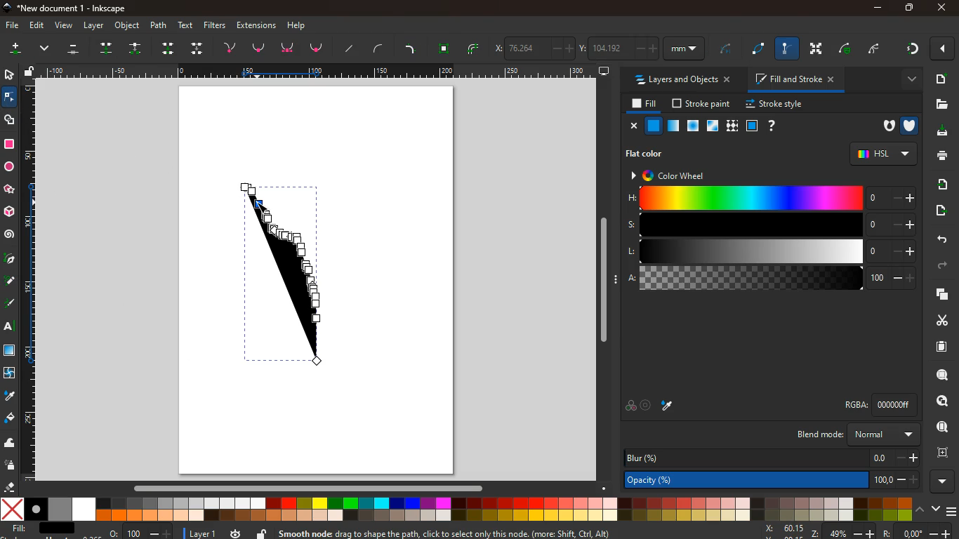 This screenshot has height=539, width=959. I want to click on view, so click(63, 26).